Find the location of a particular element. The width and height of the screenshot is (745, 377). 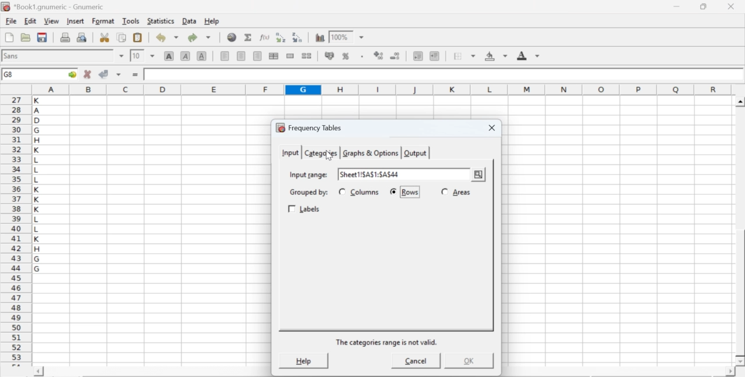

cancel changes is located at coordinates (88, 74).